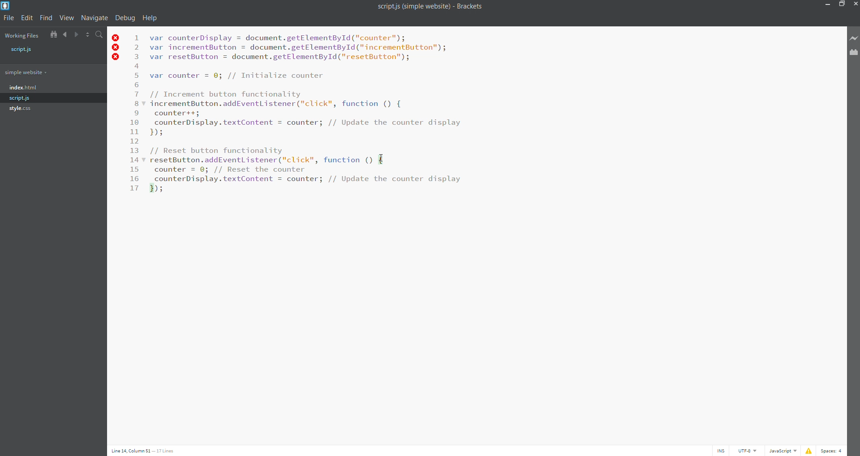 Image resolution: width=860 pixels, height=456 pixels. What do you see at coordinates (26, 18) in the screenshot?
I see `edit` at bounding box center [26, 18].